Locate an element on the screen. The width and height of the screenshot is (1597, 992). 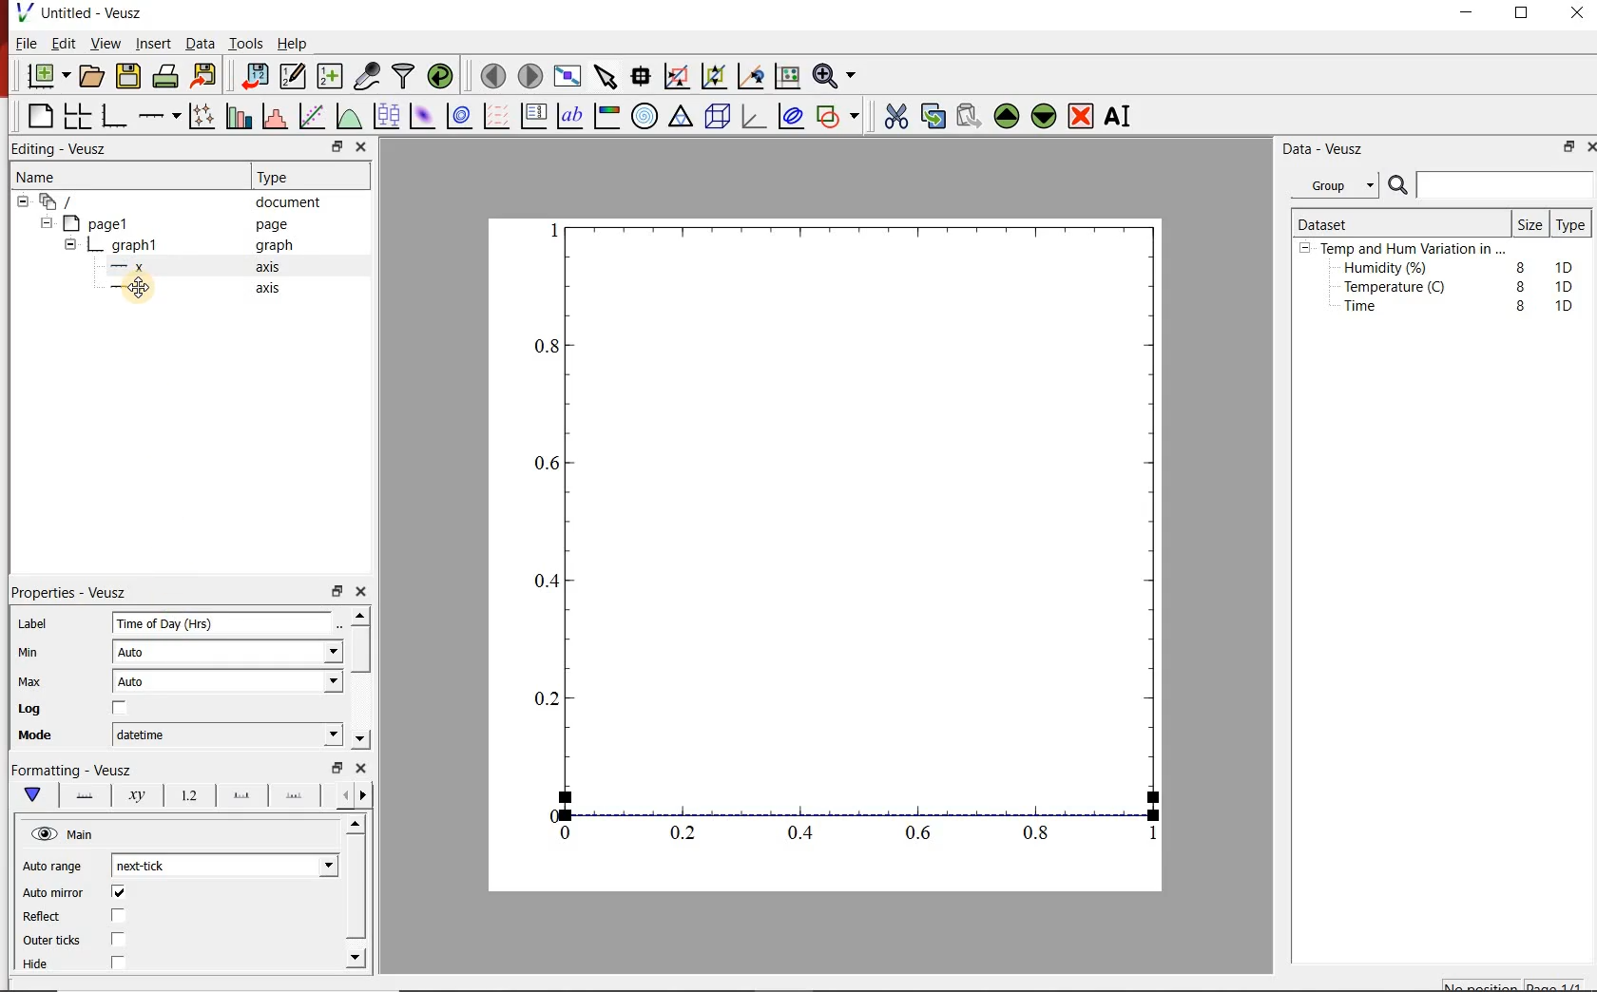
View is located at coordinates (106, 44).